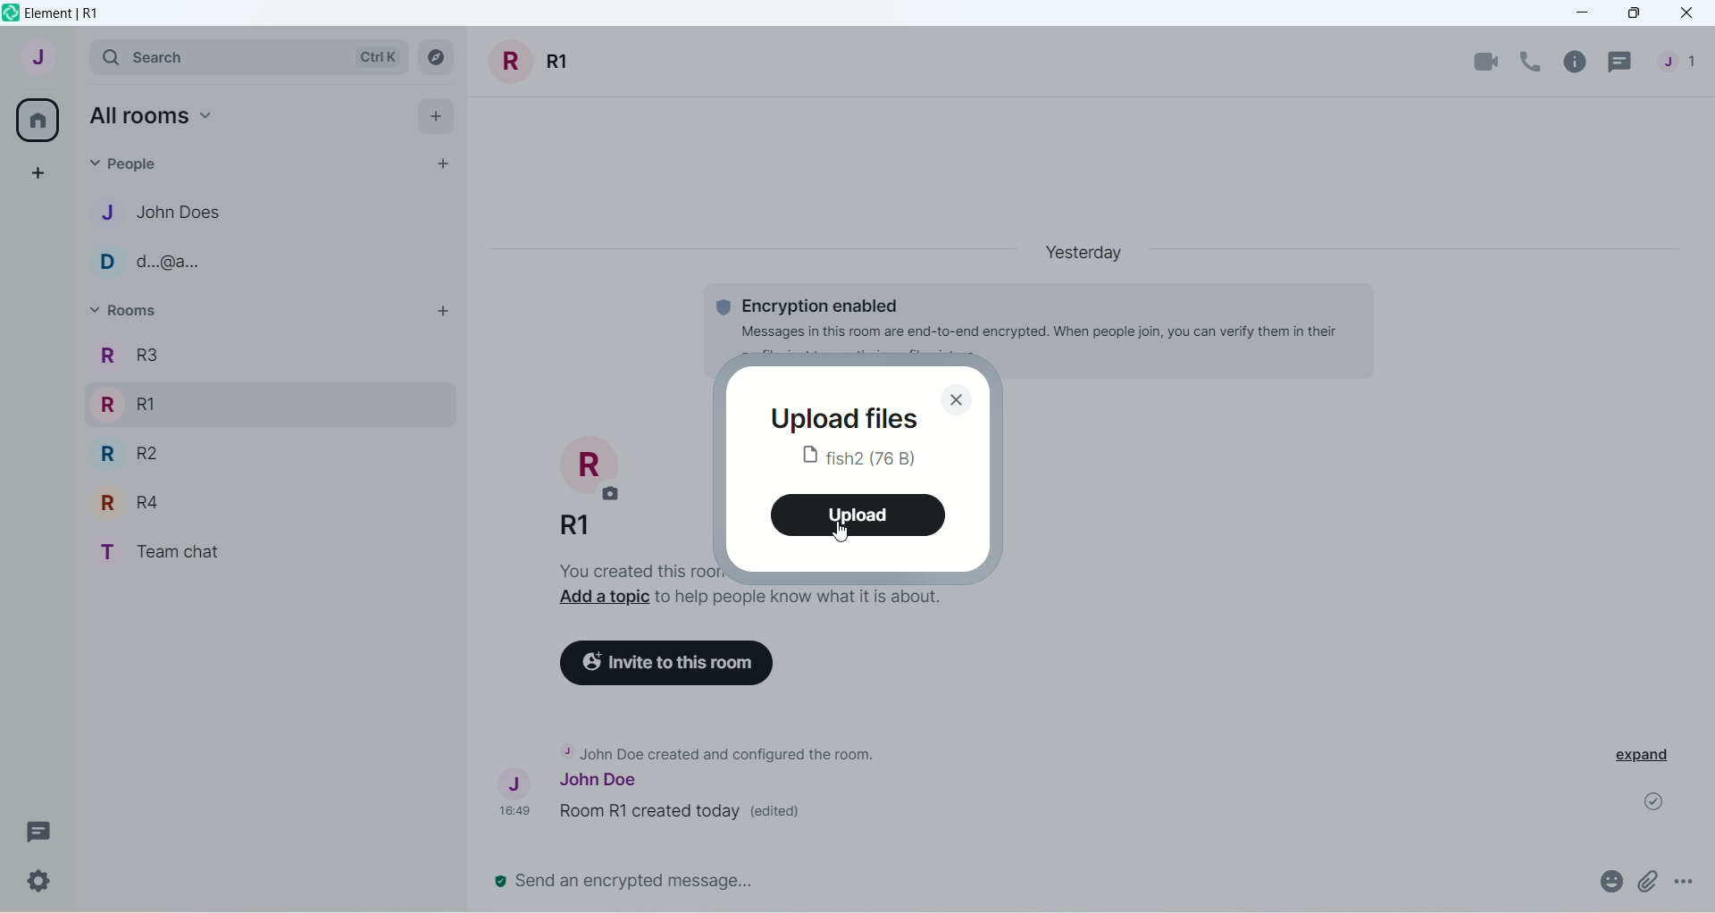  I want to click on you created this room. This is the start of R1. Add a topic to help people know what is about., so click(755, 583).